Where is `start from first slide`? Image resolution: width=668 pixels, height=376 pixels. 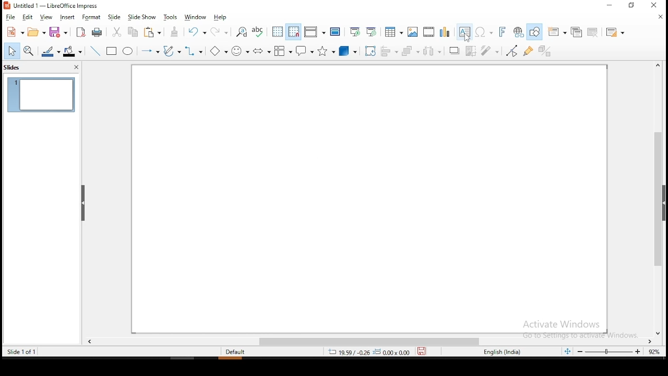
start from first slide is located at coordinates (356, 32).